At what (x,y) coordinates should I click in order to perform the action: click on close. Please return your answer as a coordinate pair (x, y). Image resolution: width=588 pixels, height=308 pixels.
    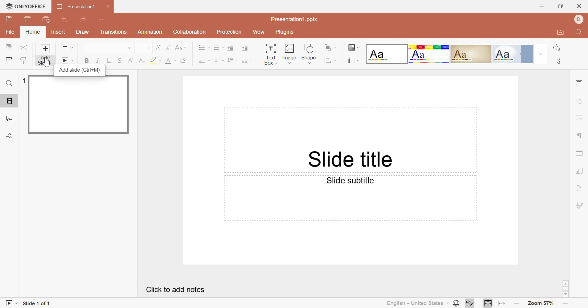
    Looking at the image, I should click on (579, 6).